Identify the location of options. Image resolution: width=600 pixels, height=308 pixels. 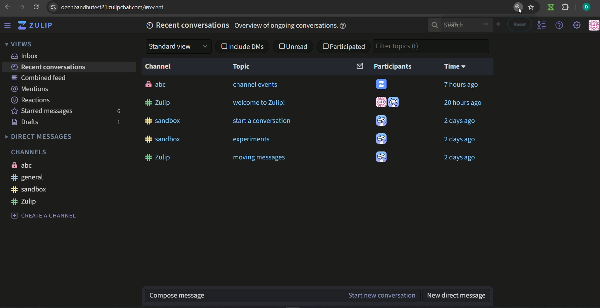
(53, 6).